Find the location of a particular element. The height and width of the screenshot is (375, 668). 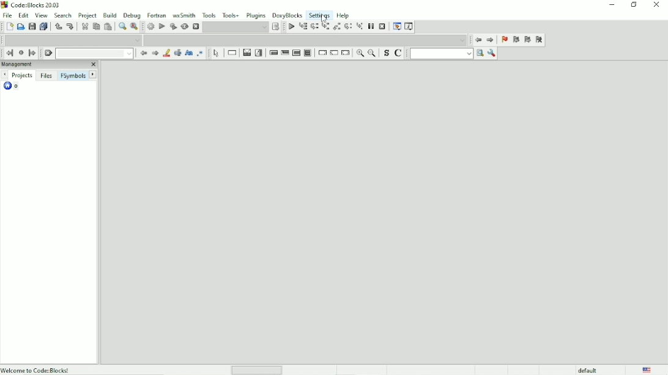

search is located at coordinates (480, 53).